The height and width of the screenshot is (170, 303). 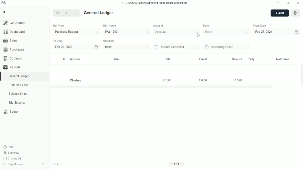 What do you see at coordinates (170, 47) in the screenshot?
I see `Include cancelled` at bounding box center [170, 47].